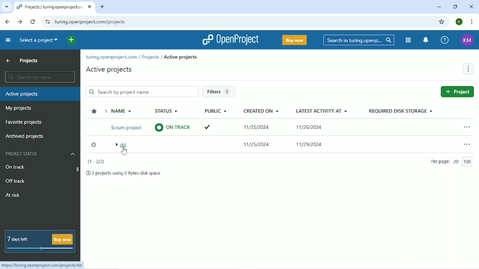 The width and height of the screenshot is (479, 269). I want to click on Search by project name, so click(142, 92).